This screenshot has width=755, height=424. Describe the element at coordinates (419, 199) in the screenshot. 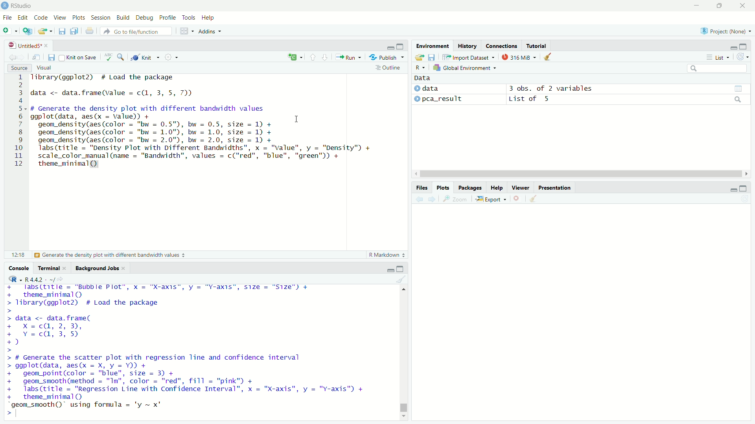

I see `Previous plot` at that location.